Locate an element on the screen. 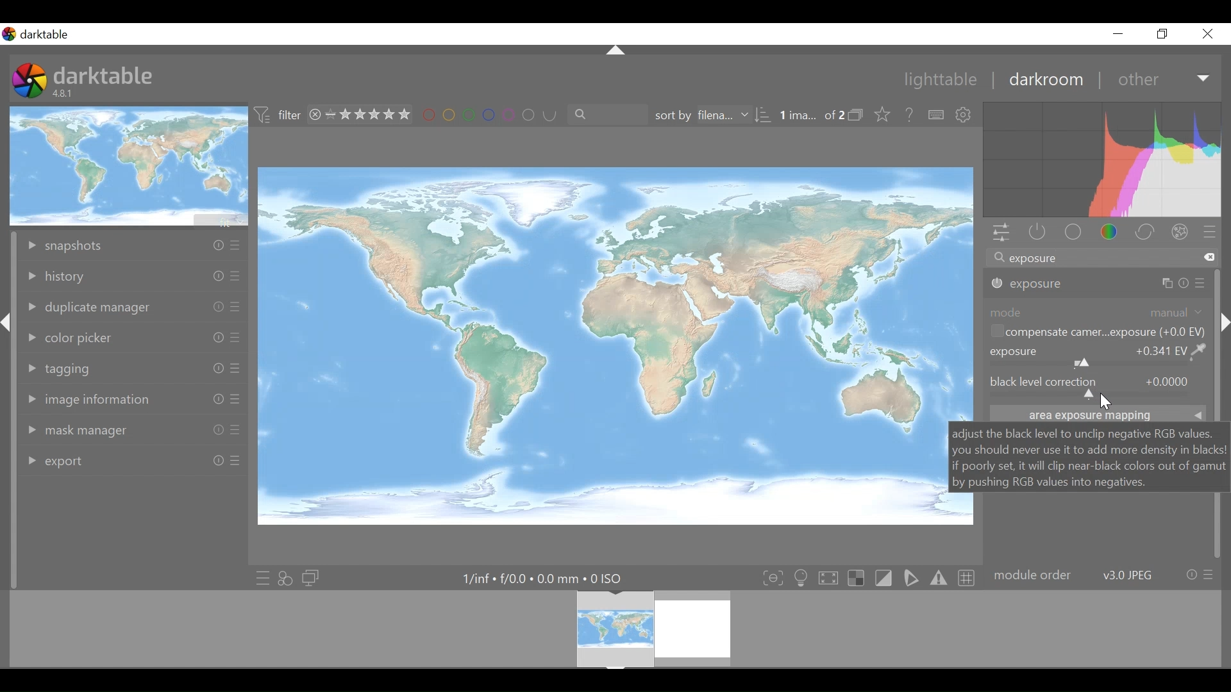 The image size is (1231, 692). Close is located at coordinates (1207, 33).